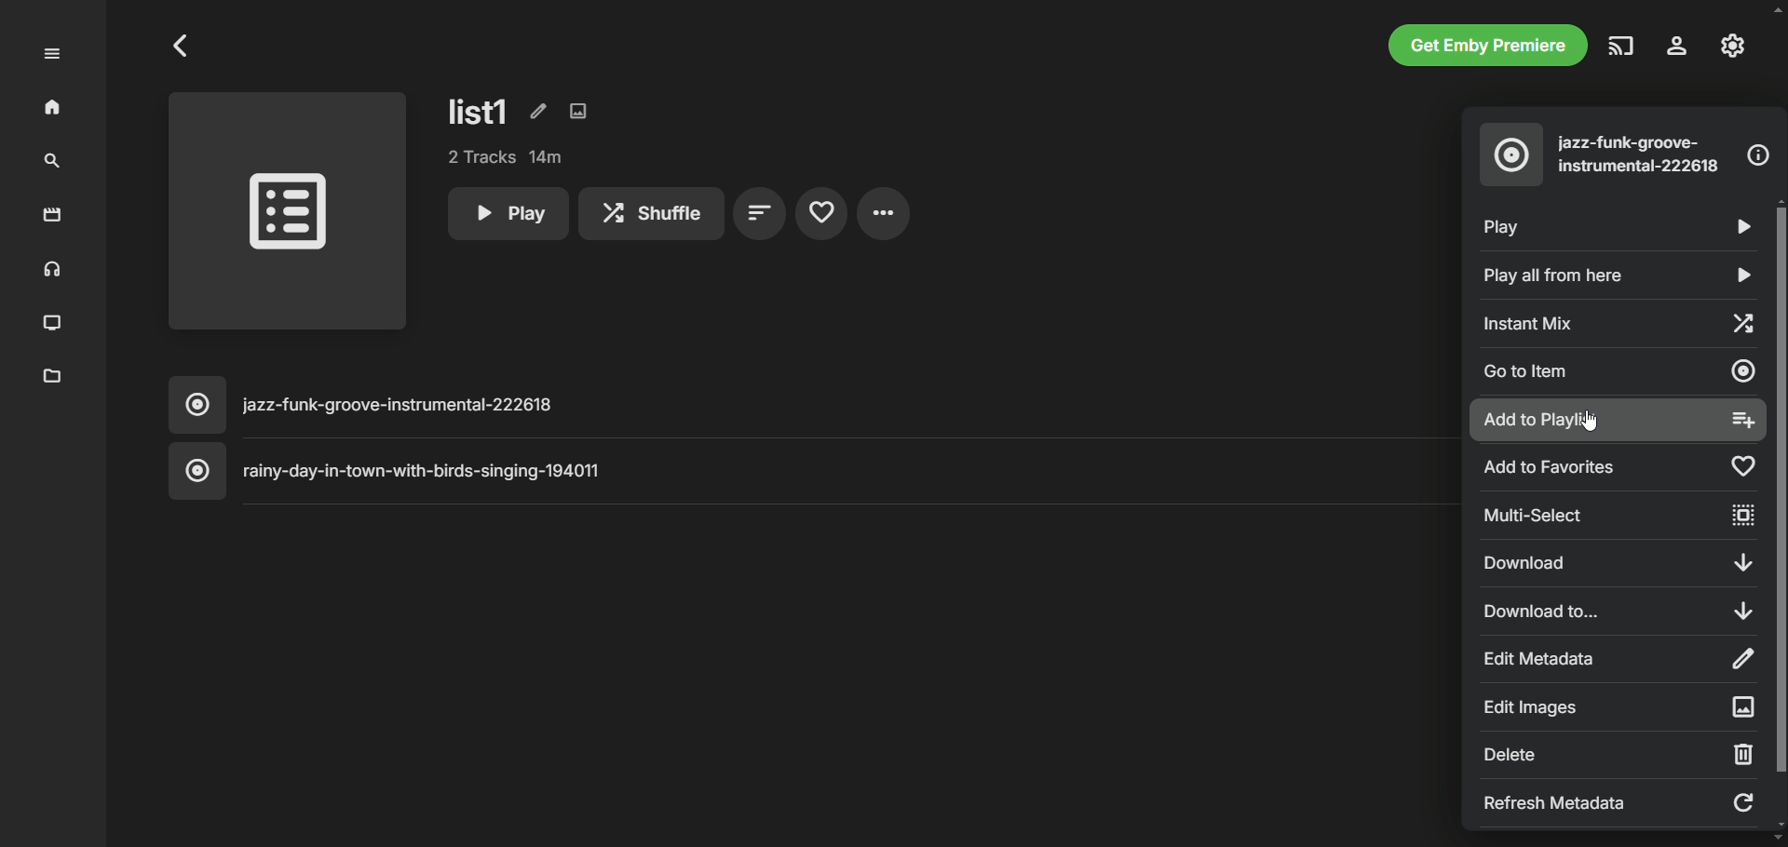 The height and width of the screenshot is (847, 1788). What do you see at coordinates (1619, 705) in the screenshot?
I see `edit images` at bounding box center [1619, 705].